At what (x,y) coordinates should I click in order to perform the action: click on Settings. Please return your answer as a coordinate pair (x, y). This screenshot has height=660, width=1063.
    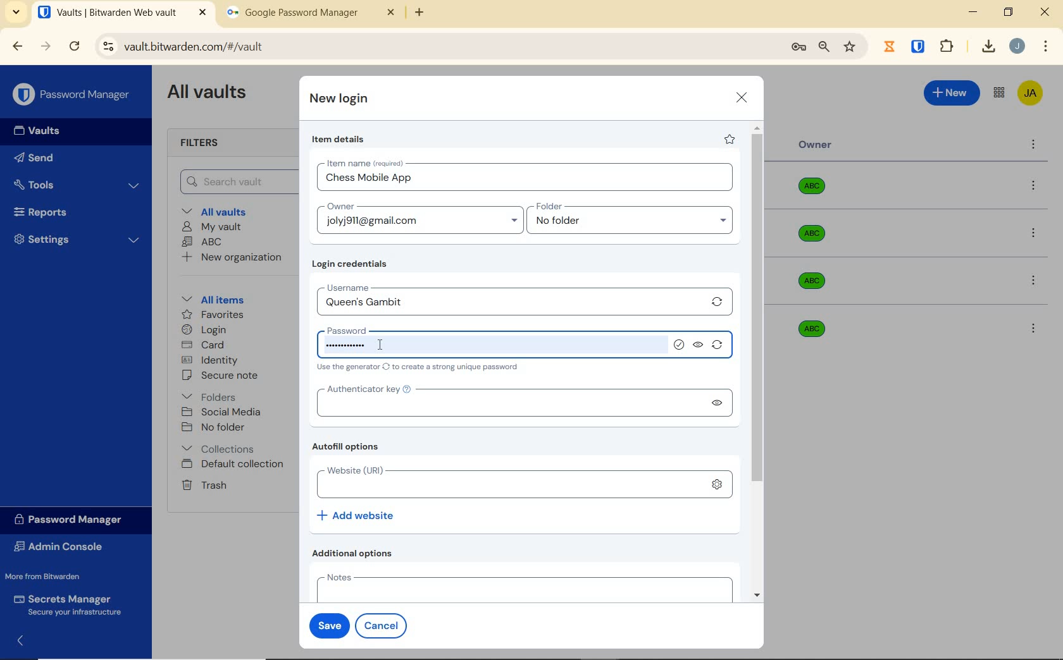
    Looking at the image, I should click on (77, 238).